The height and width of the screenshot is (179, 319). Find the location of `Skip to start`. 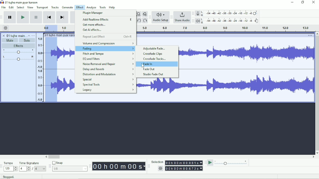

Skip to start is located at coordinates (49, 17).